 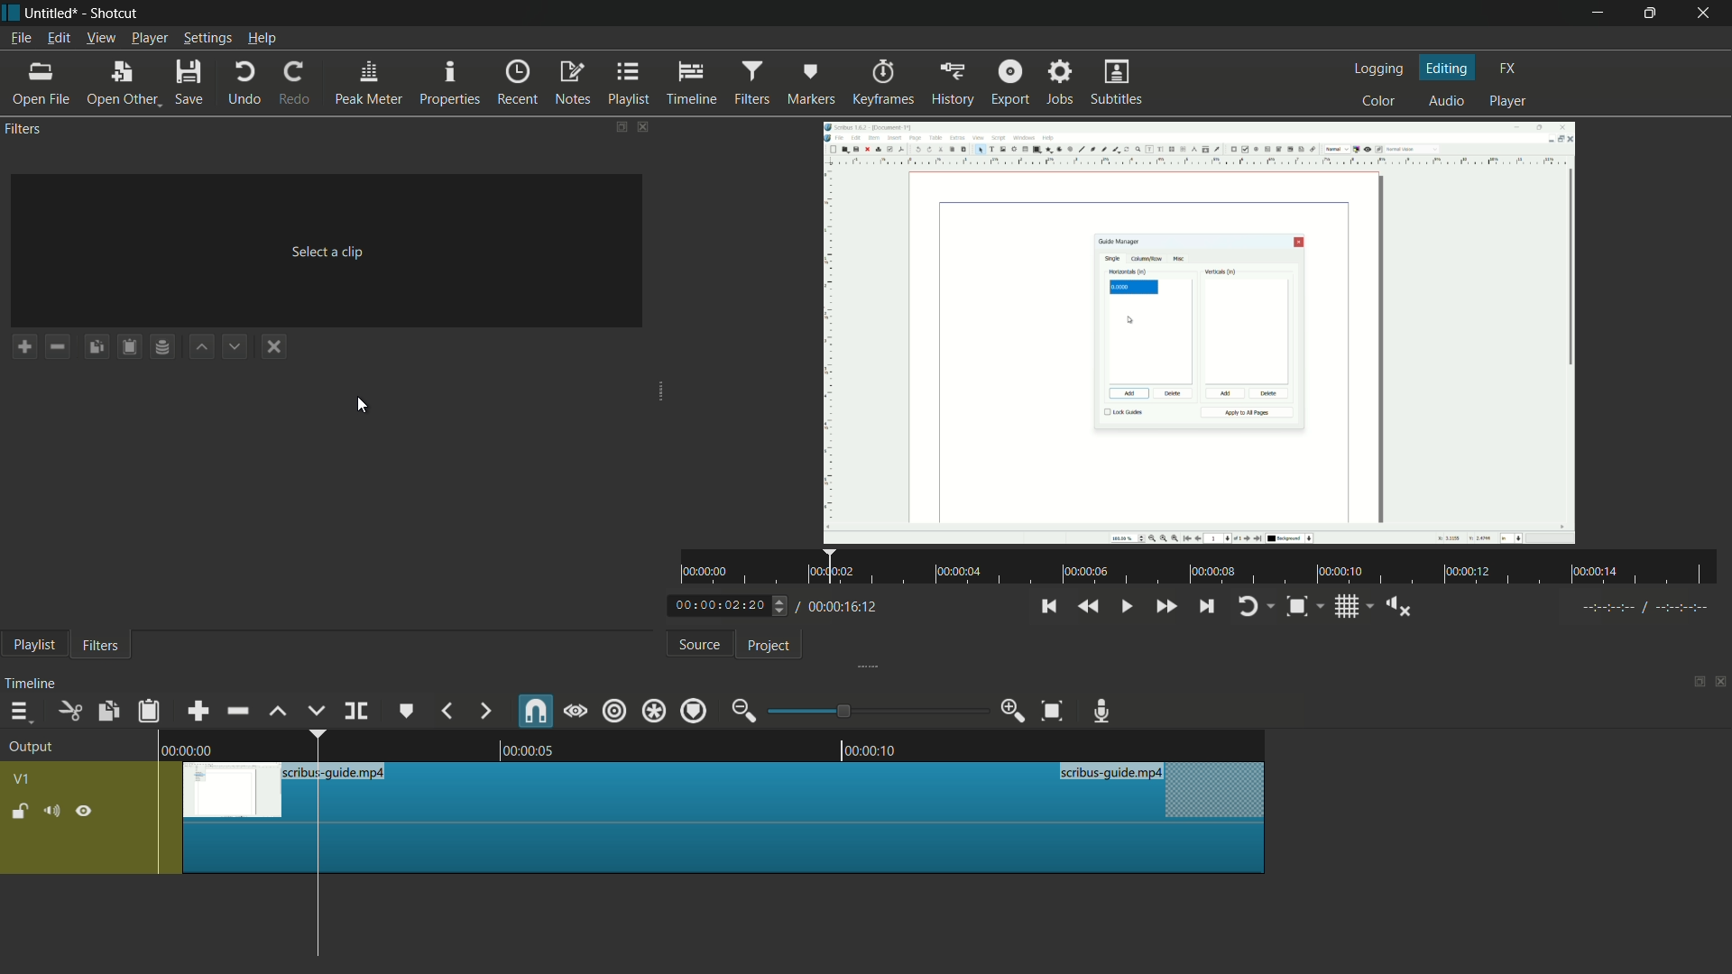 I want to click on help menu, so click(x=263, y=39).